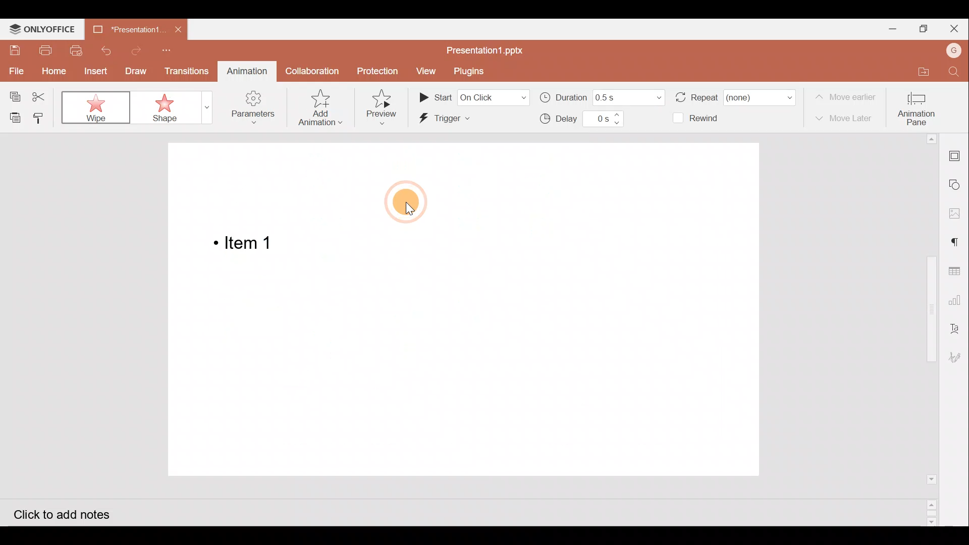  I want to click on Animation, so click(245, 69).